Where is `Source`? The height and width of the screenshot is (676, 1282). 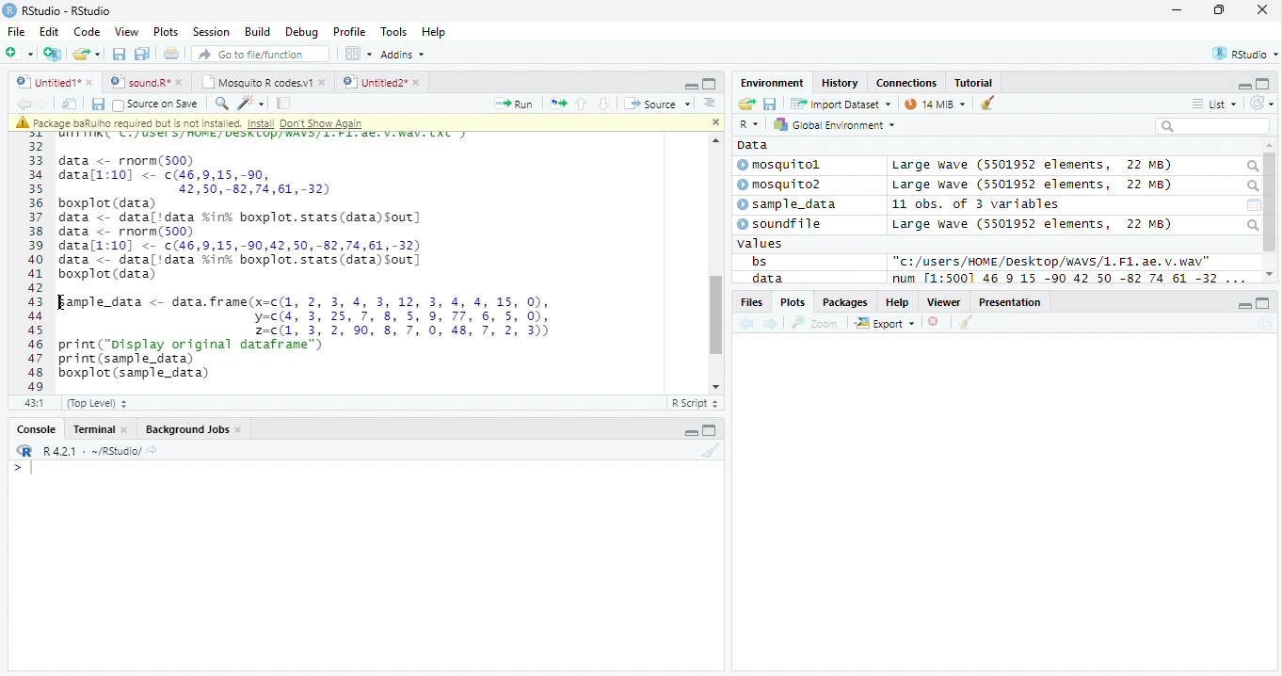
Source is located at coordinates (659, 103).